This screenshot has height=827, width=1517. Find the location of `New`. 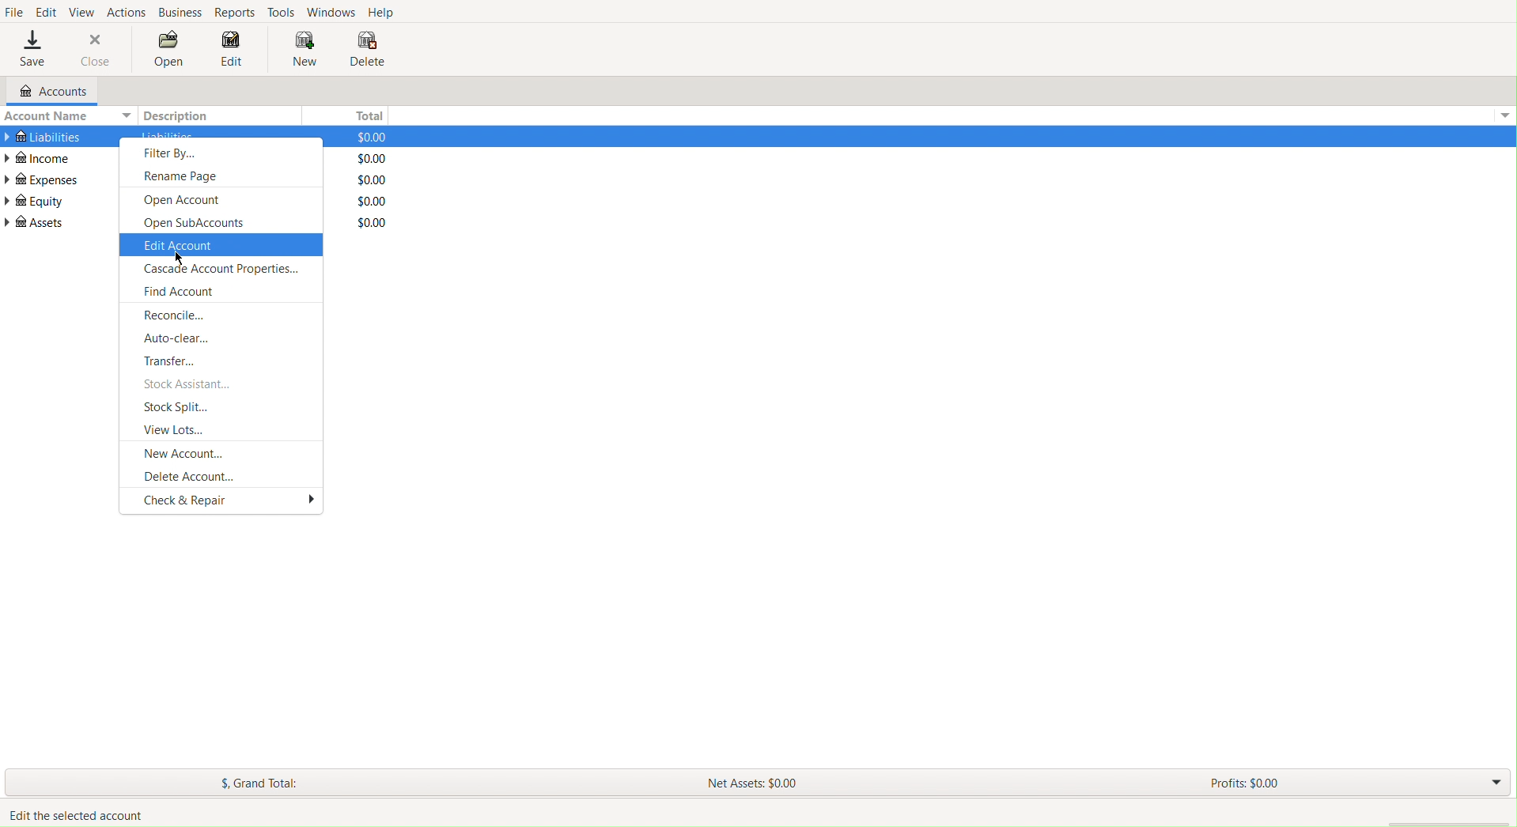

New is located at coordinates (297, 49).